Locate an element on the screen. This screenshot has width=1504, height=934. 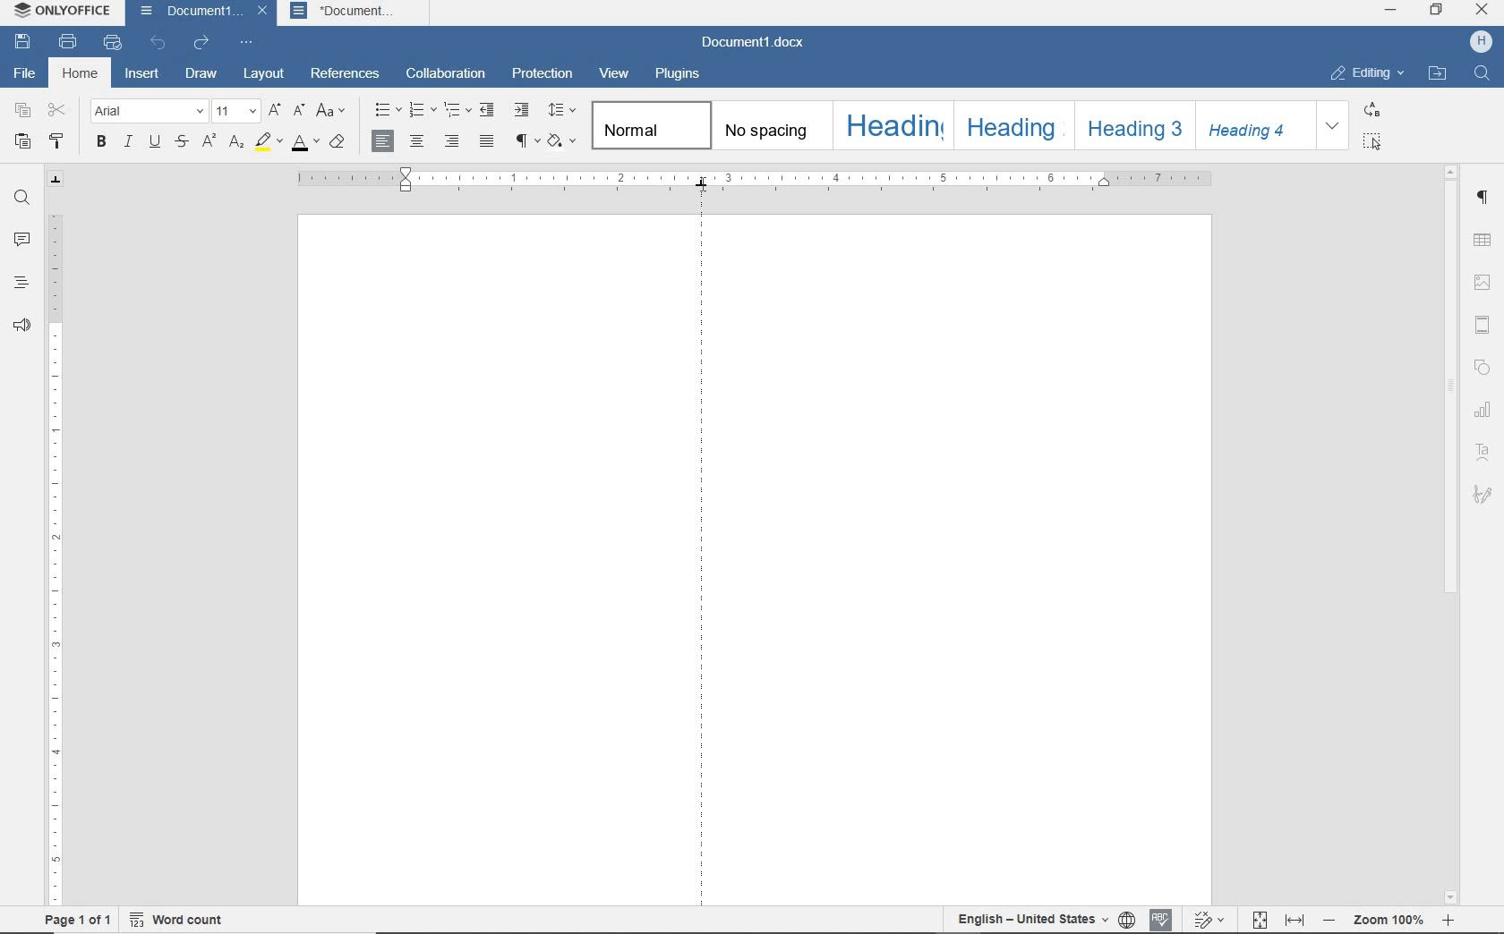
close is located at coordinates (261, 13).